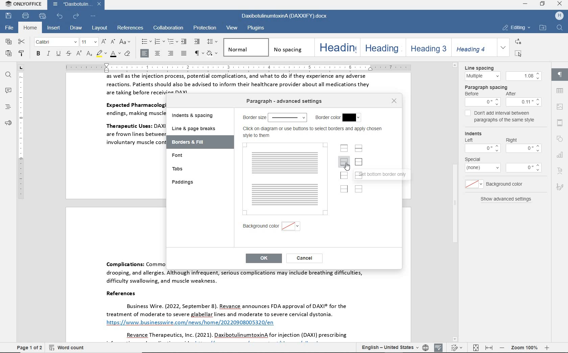  Describe the element at coordinates (501, 118) in the screenshot. I see `don't add interval between paragraphs of the same style` at that location.